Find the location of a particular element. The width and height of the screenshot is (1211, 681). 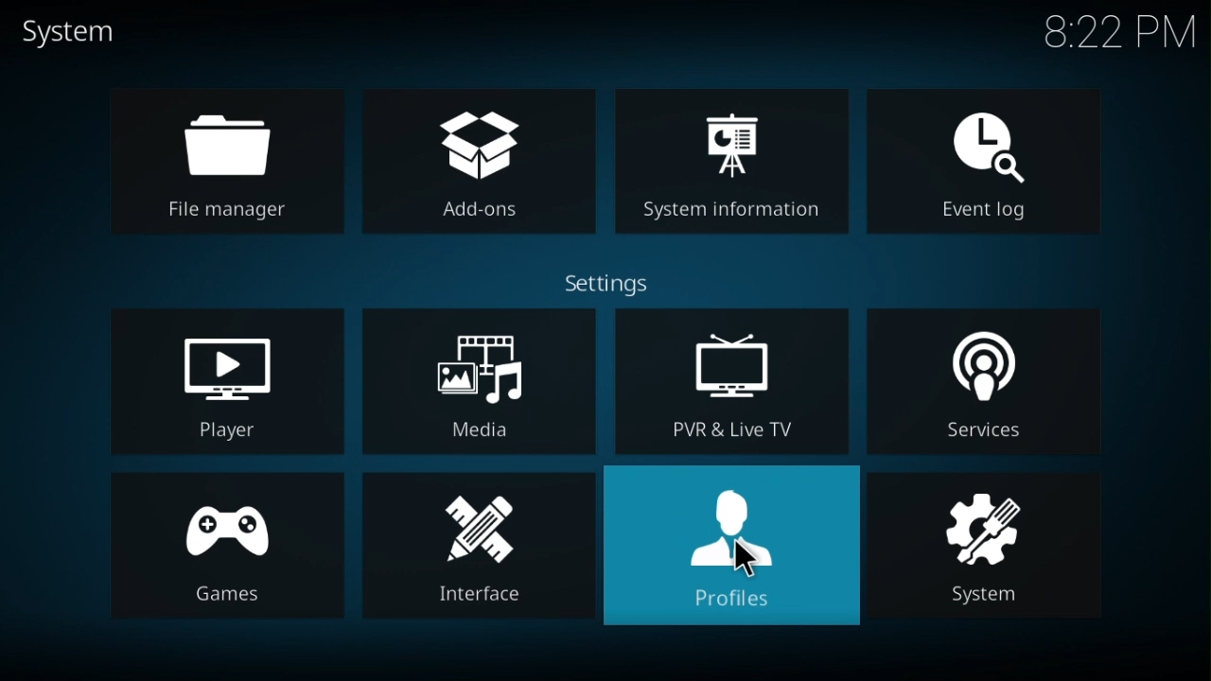

system is located at coordinates (991, 545).